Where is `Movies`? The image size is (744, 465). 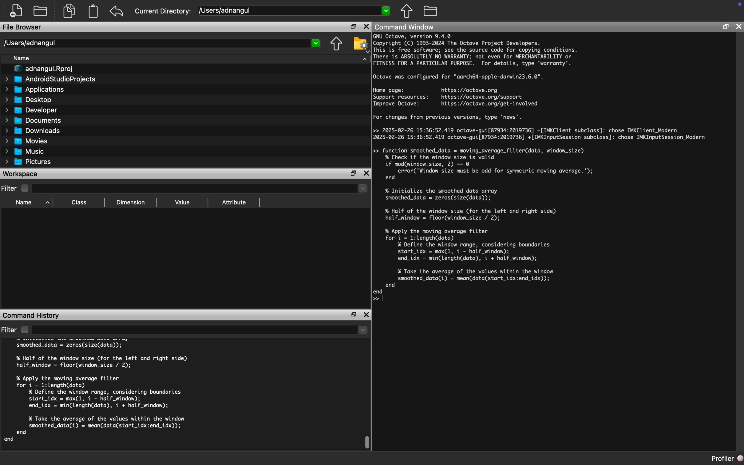
Movies is located at coordinates (27, 141).